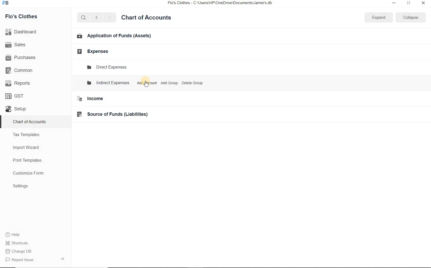  Describe the element at coordinates (26, 147) in the screenshot. I see `Import Wizard` at that location.